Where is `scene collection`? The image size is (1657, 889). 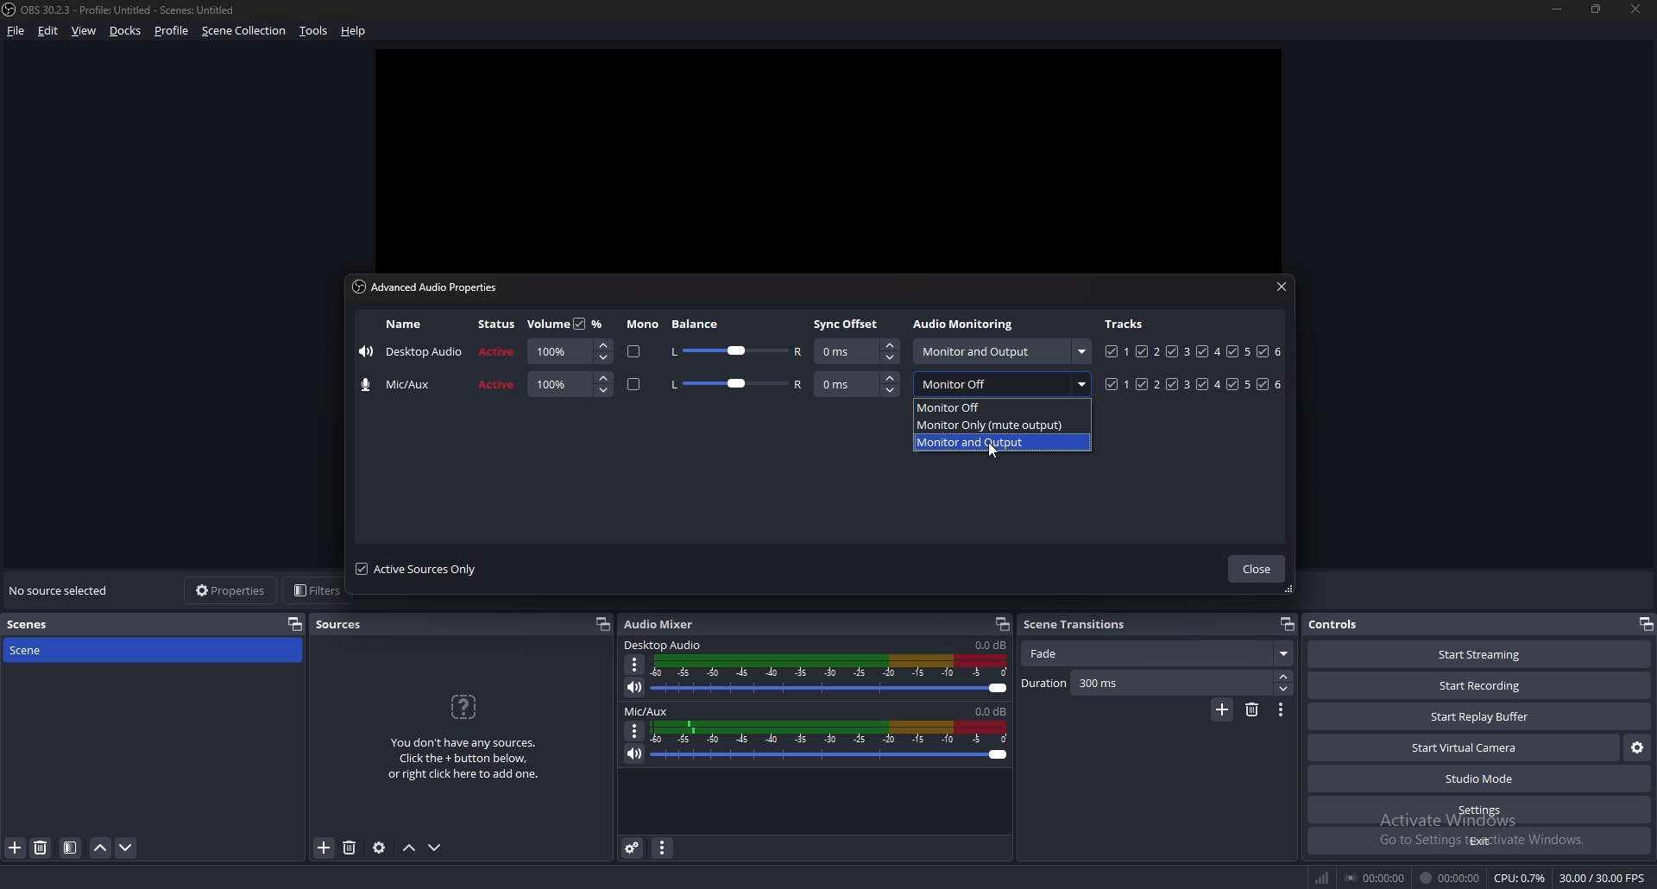 scene collection is located at coordinates (243, 31).